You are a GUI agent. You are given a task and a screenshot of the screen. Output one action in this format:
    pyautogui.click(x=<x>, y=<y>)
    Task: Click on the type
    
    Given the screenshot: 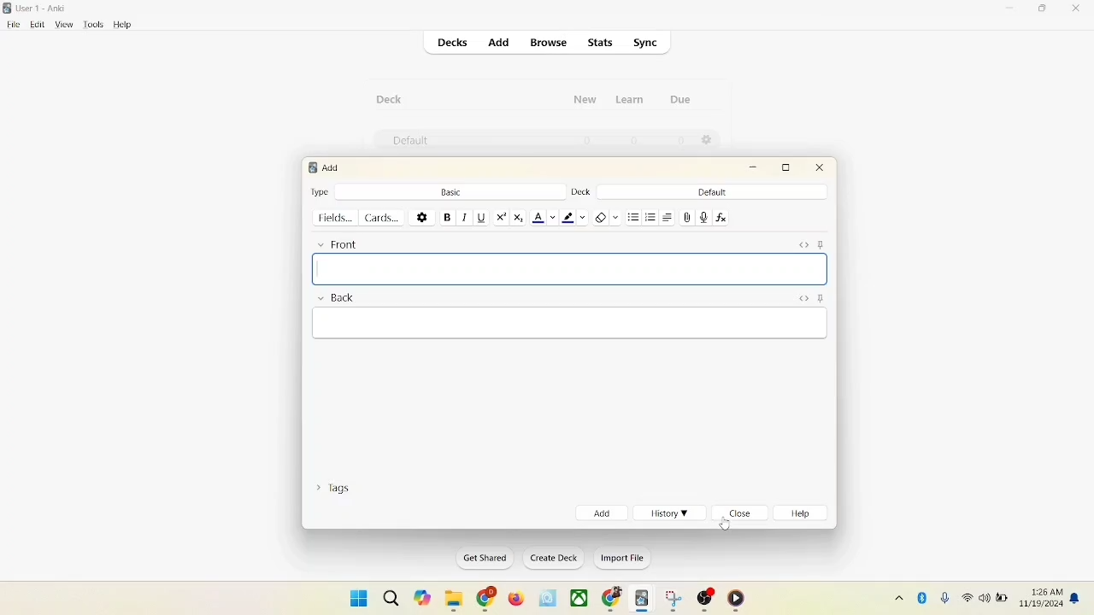 What is the action you would take?
    pyautogui.click(x=321, y=191)
    